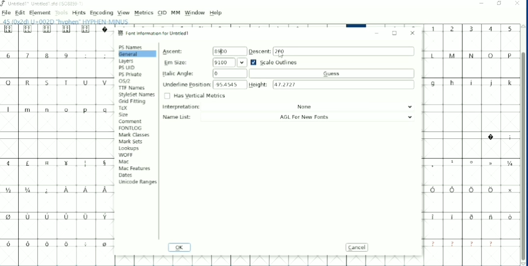  Describe the element at coordinates (124, 162) in the screenshot. I see `Mac` at that location.